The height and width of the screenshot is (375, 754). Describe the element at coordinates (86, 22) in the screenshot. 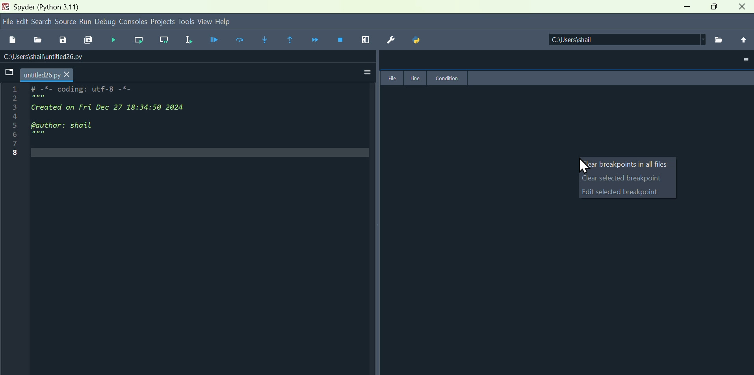

I see `Run` at that location.